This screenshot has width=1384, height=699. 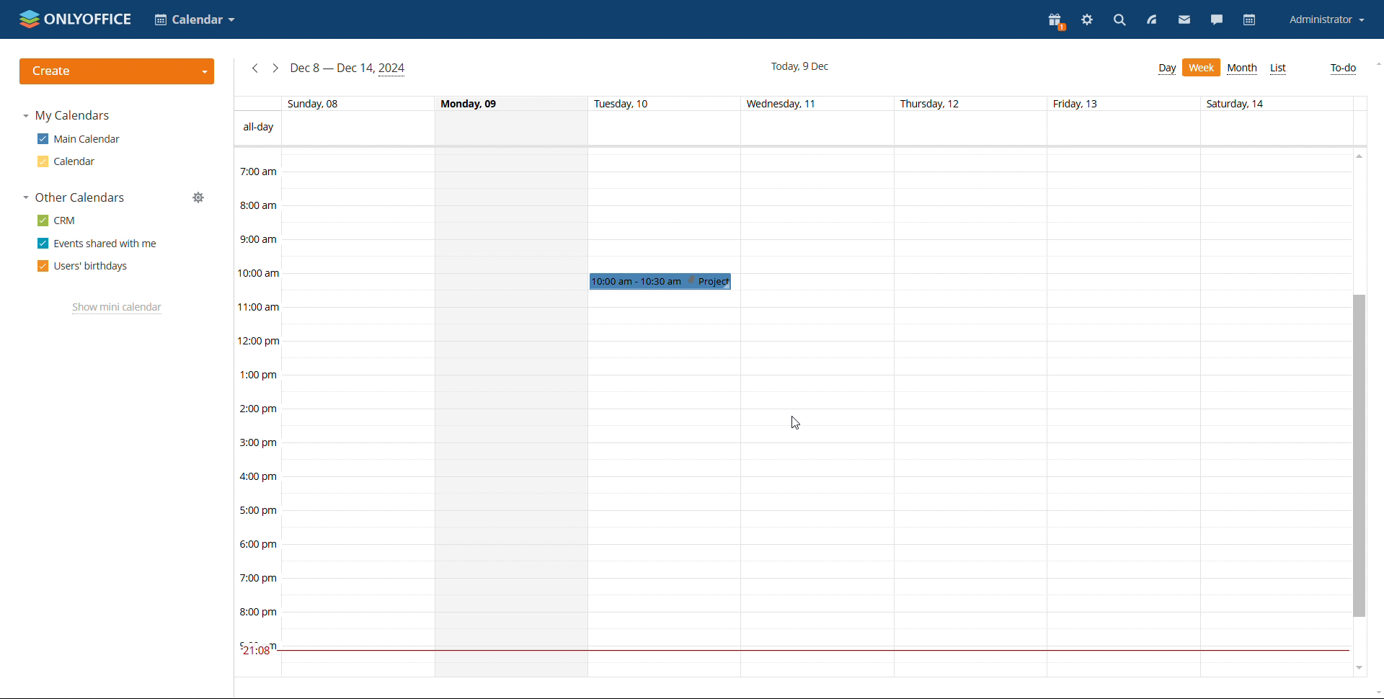 I want to click on create, so click(x=118, y=71).